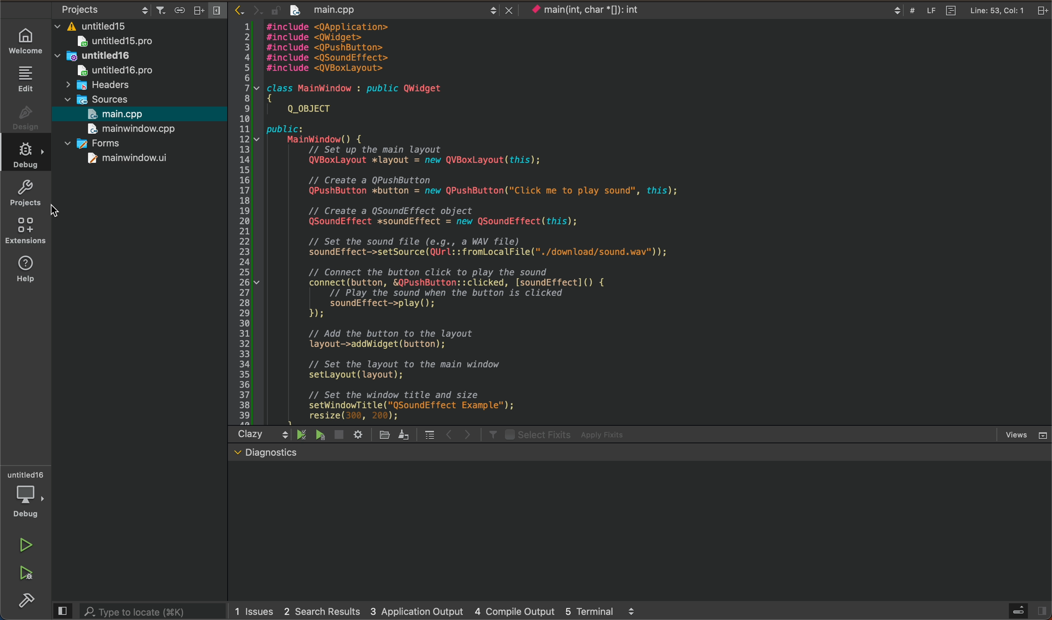 The image size is (1052, 620). Describe the element at coordinates (140, 611) in the screenshot. I see `search` at that location.